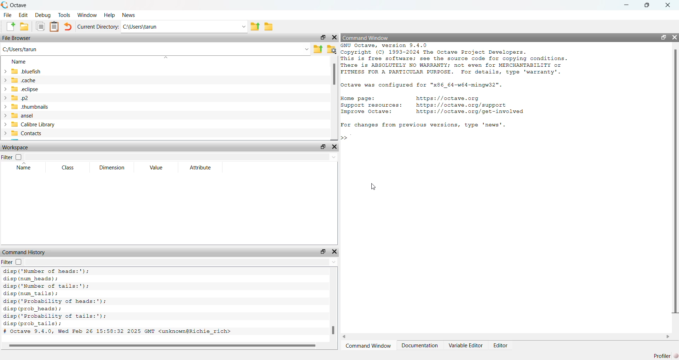  Describe the element at coordinates (113, 167) in the screenshot. I see `Dimension` at that location.